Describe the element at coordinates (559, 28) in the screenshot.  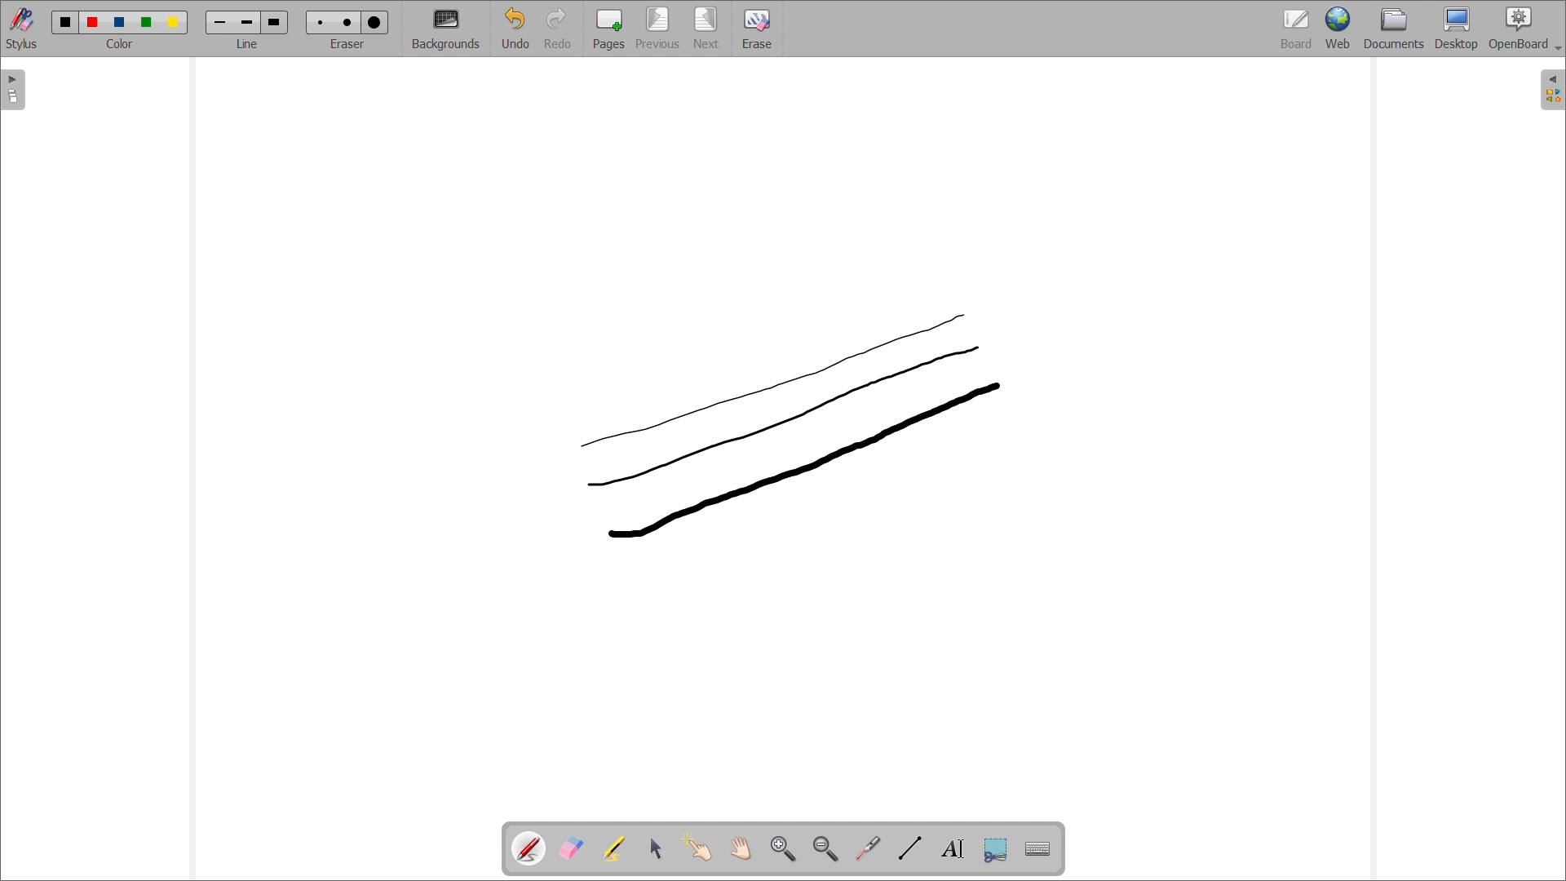
I see `redo` at that location.